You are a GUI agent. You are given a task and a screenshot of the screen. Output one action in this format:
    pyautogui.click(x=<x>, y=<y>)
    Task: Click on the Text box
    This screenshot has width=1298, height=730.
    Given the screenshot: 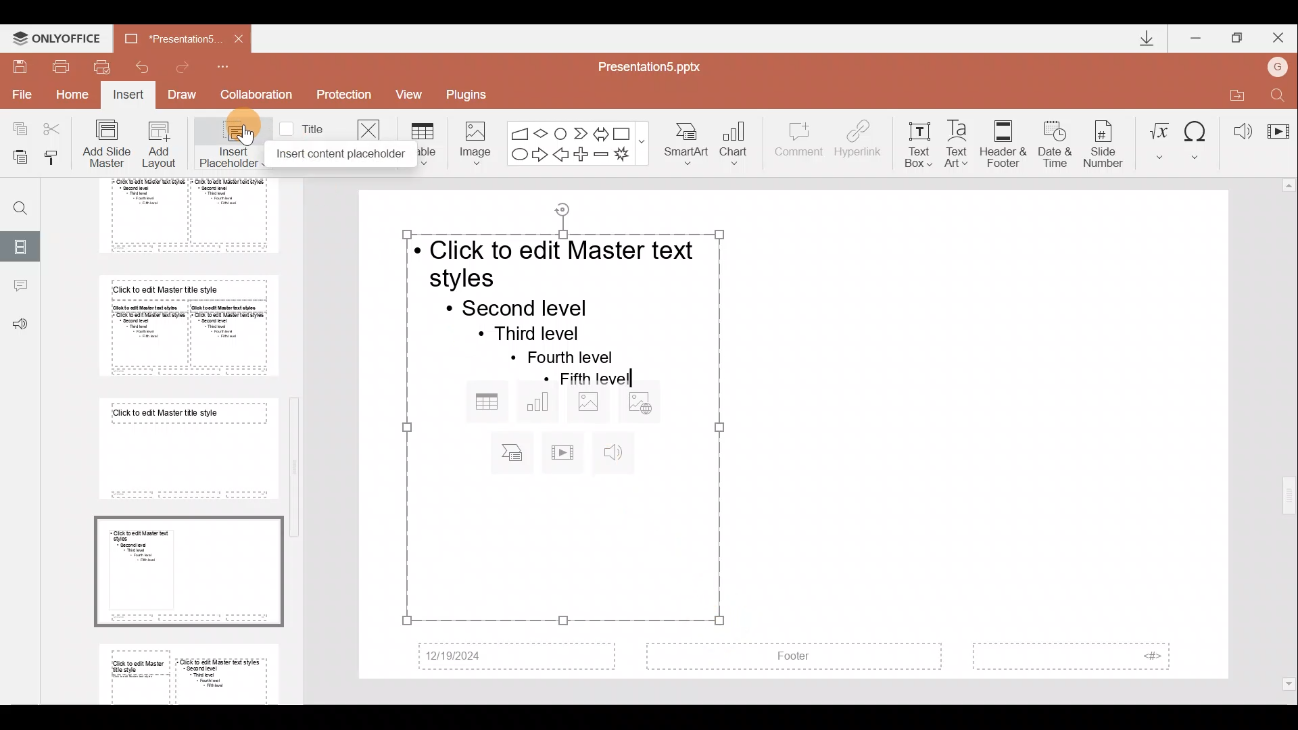 What is the action you would take?
    pyautogui.click(x=918, y=141)
    